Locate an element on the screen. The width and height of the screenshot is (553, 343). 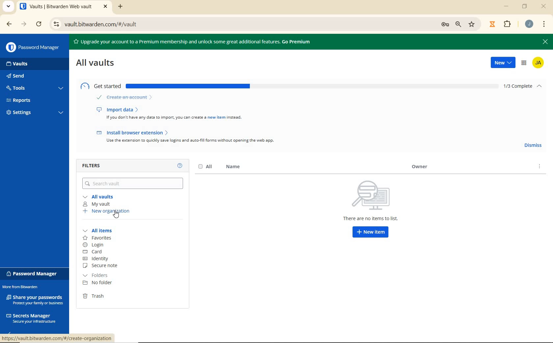
search tabs is located at coordinates (8, 7).